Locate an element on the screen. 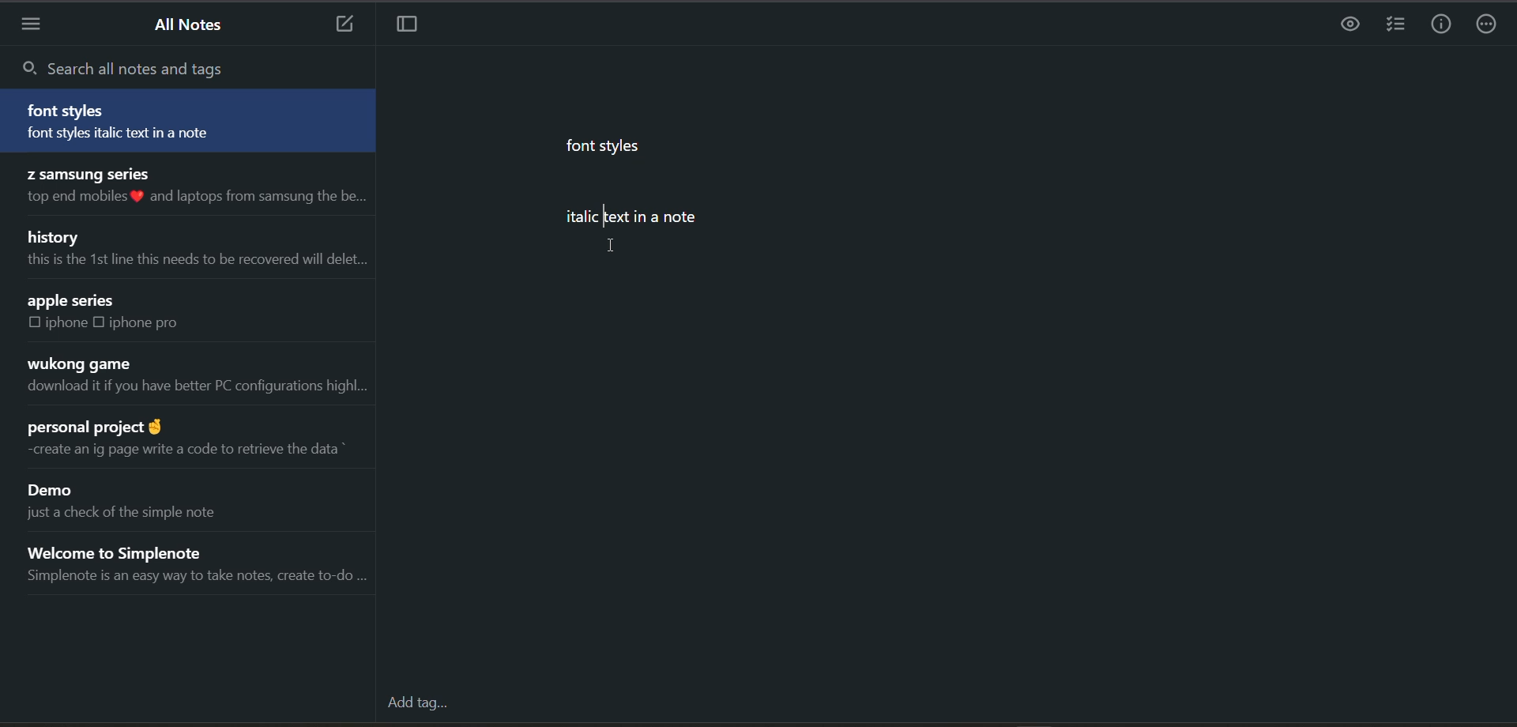  note title and preview is located at coordinates (197, 250).